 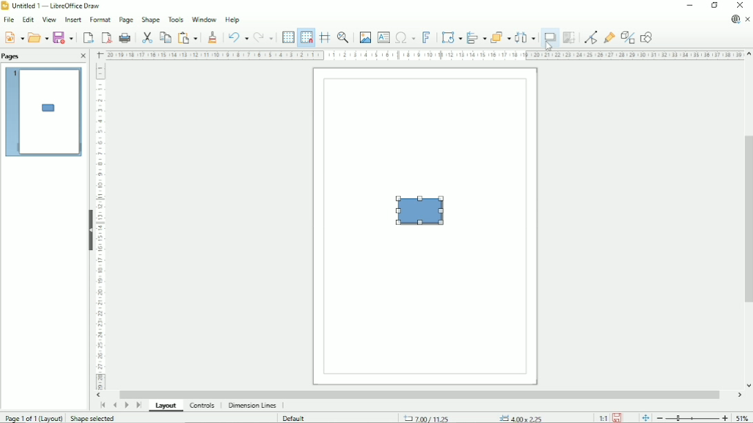 I want to click on Show/Hide, so click(x=91, y=229).